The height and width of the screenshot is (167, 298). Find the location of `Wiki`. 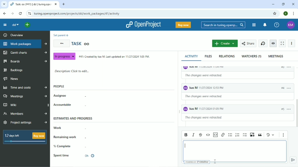

Wiki is located at coordinates (25, 105).